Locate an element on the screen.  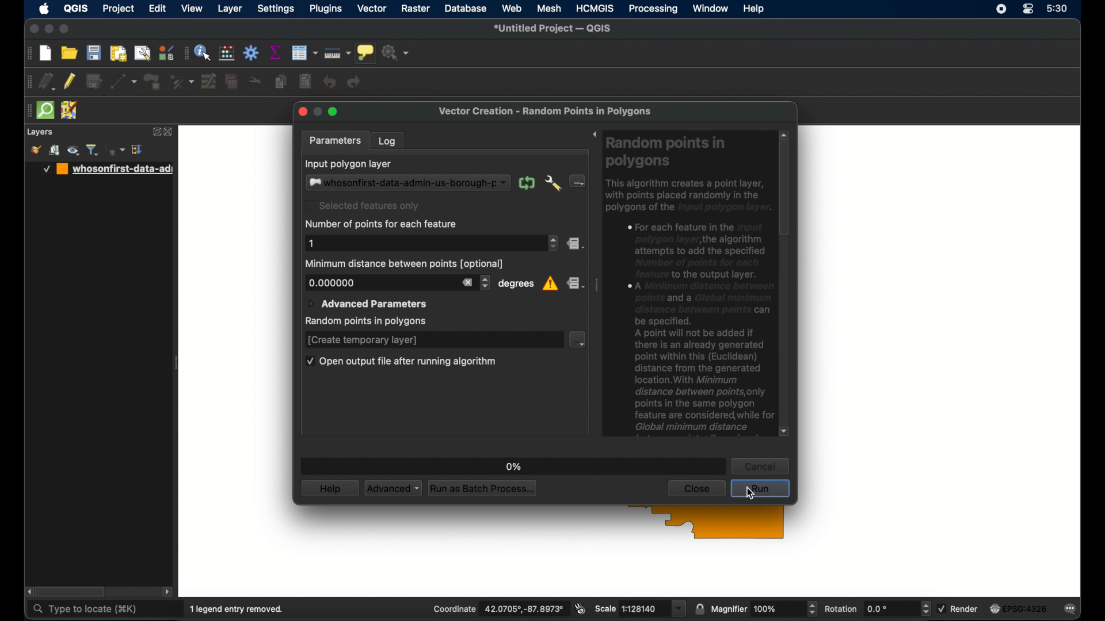
dropdown menu is located at coordinates (578, 340).